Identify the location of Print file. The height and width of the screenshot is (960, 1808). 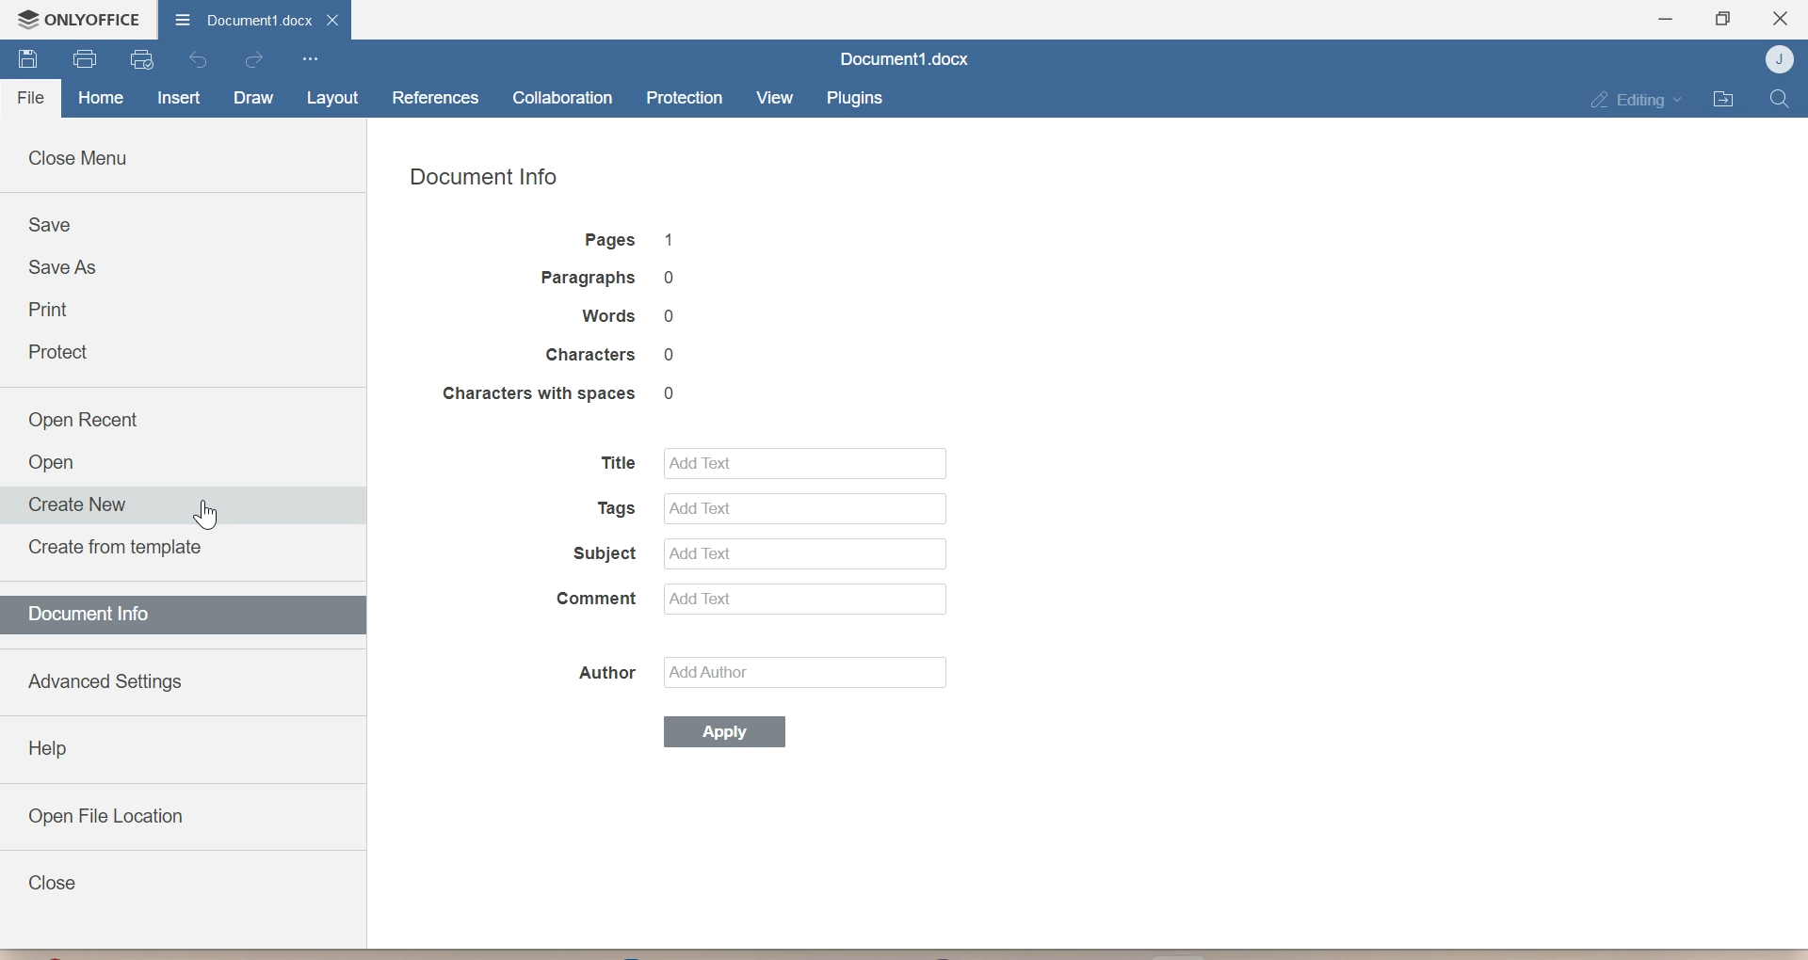
(83, 58).